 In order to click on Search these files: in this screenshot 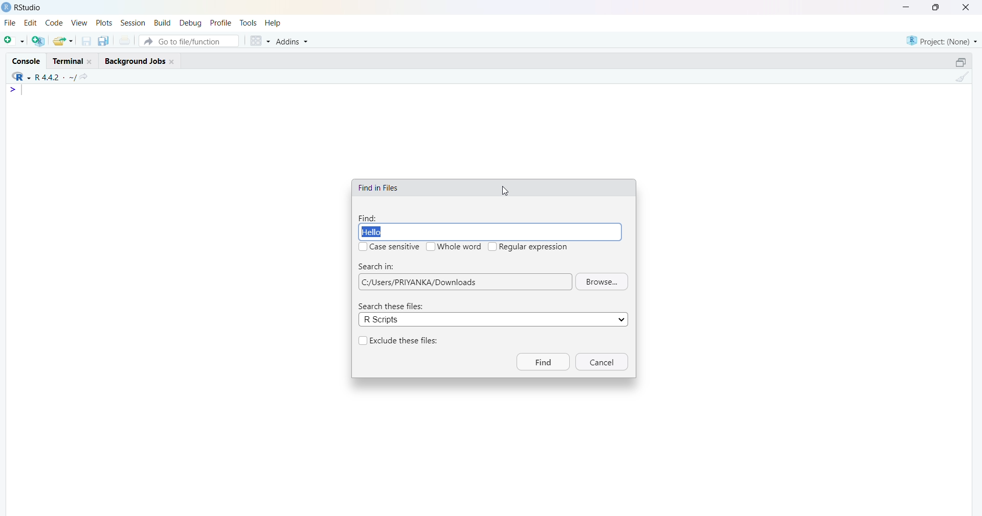, I will do `click(392, 307)`.